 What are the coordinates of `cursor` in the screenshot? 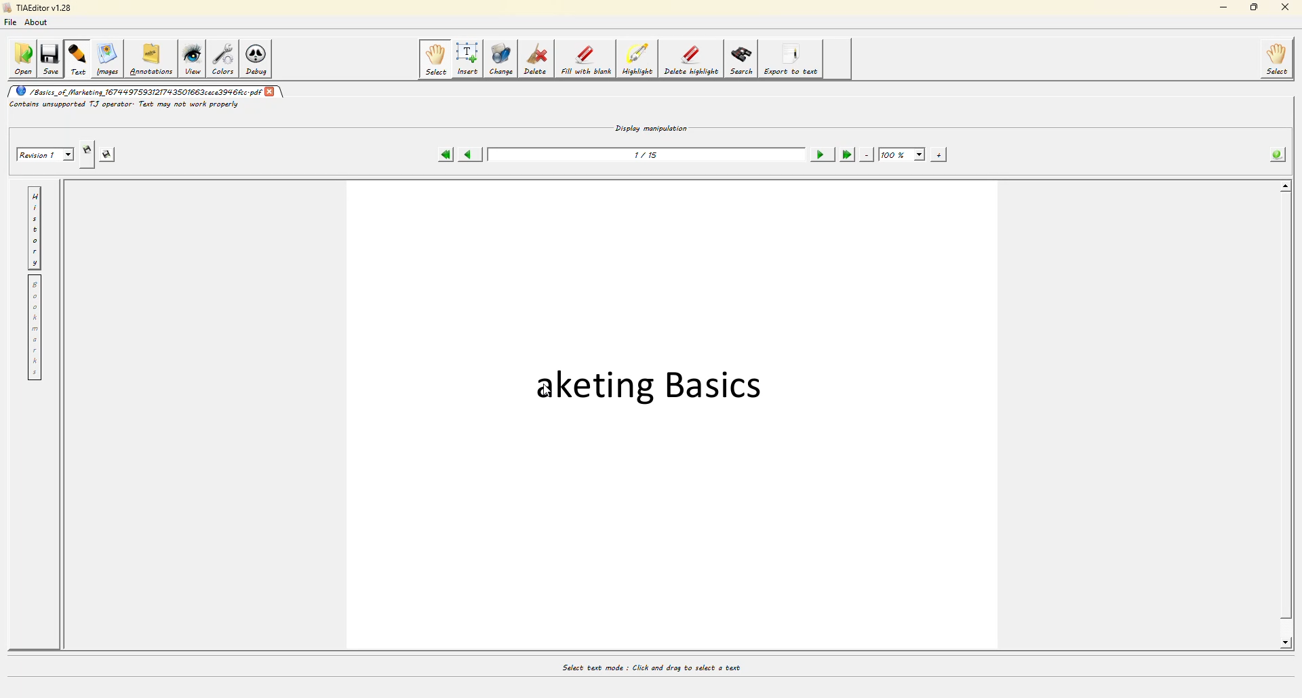 It's located at (547, 389).